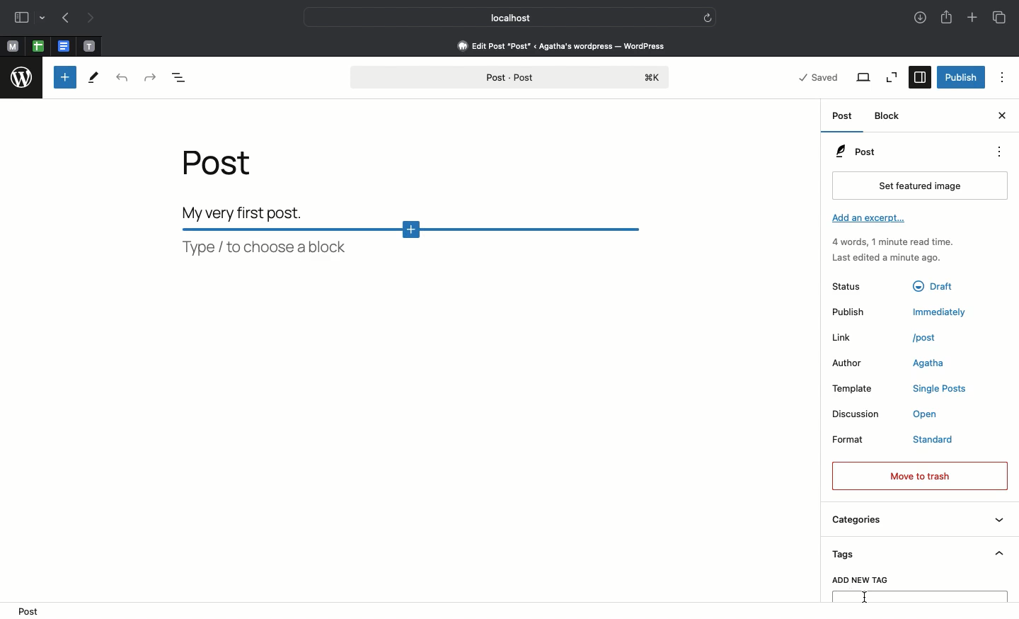 The width and height of the screenshot is (1019, 619). Describe the element at coordinates (502, 17) in the screenshot. I see `Local host` at that location.